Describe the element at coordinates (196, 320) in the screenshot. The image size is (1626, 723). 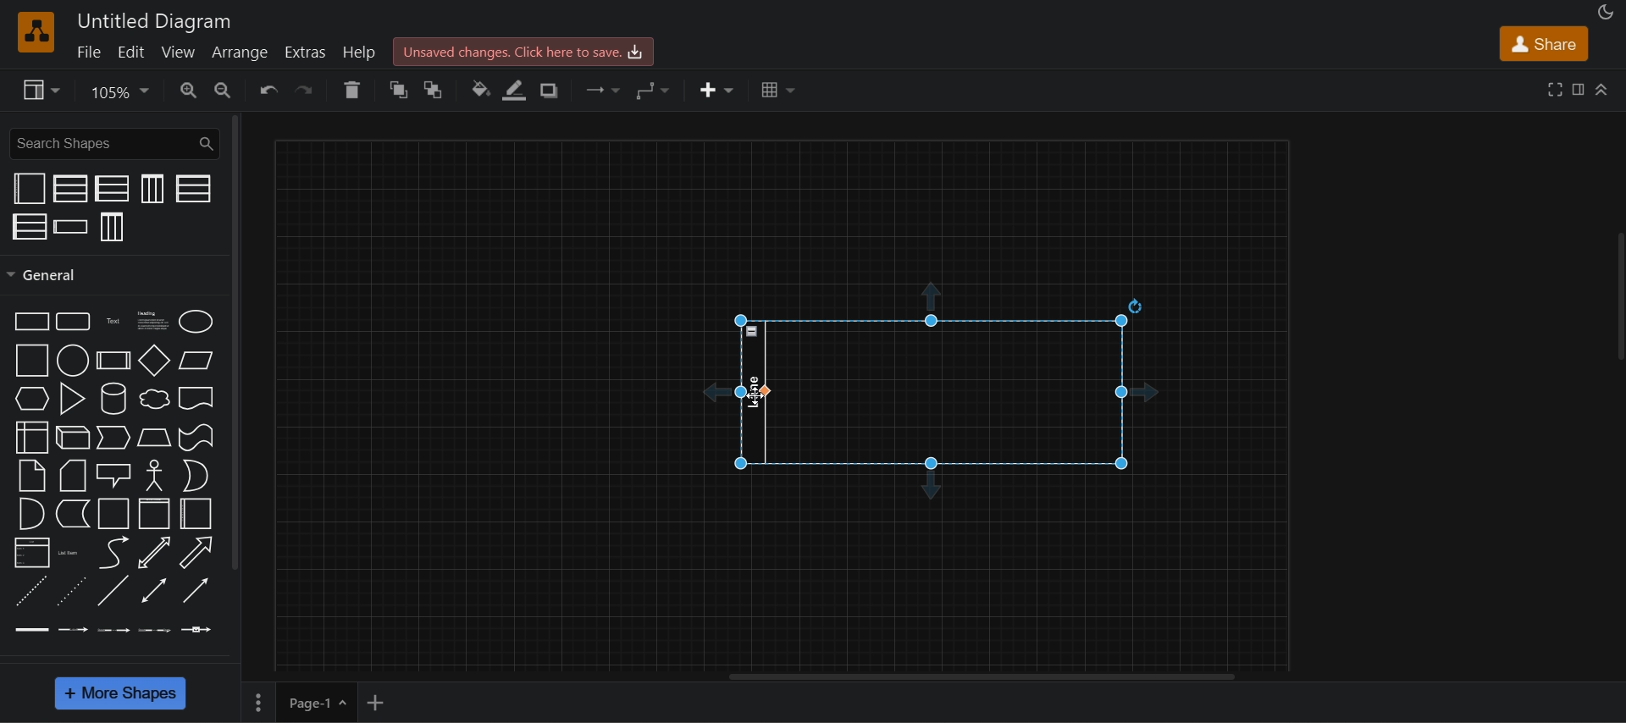
I see `ellipse` at that location.